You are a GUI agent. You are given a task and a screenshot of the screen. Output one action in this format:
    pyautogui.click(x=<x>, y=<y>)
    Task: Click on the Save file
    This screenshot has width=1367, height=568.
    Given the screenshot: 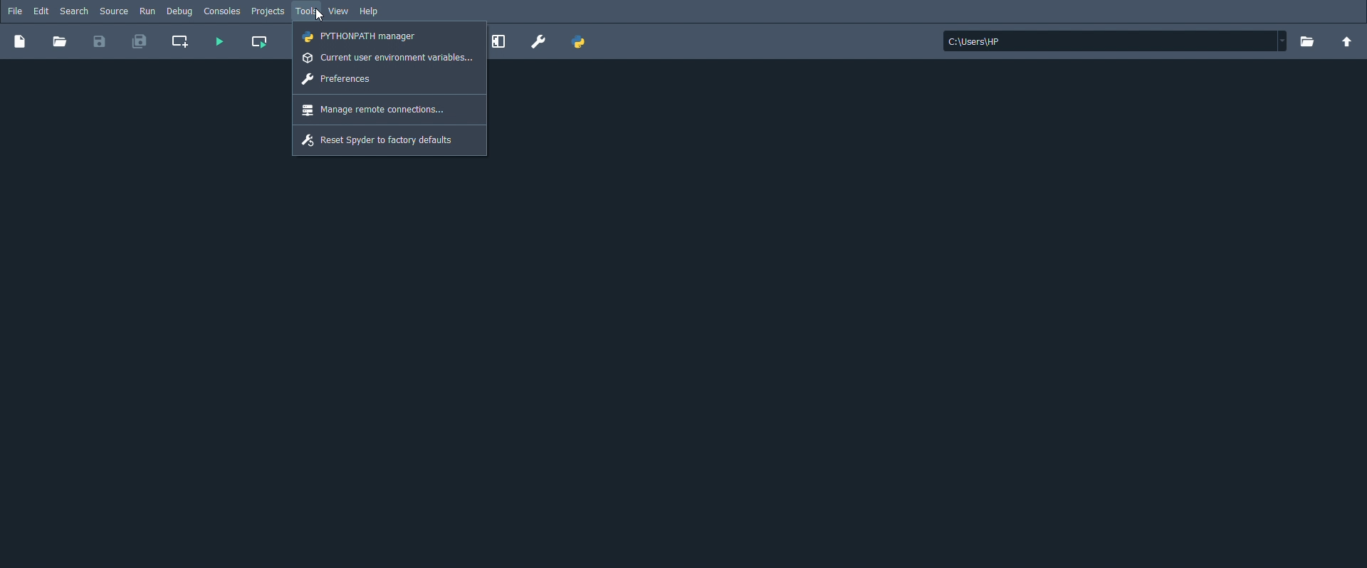 What is the action you would take?
    pyautogui.click(x=100, y=42)
    